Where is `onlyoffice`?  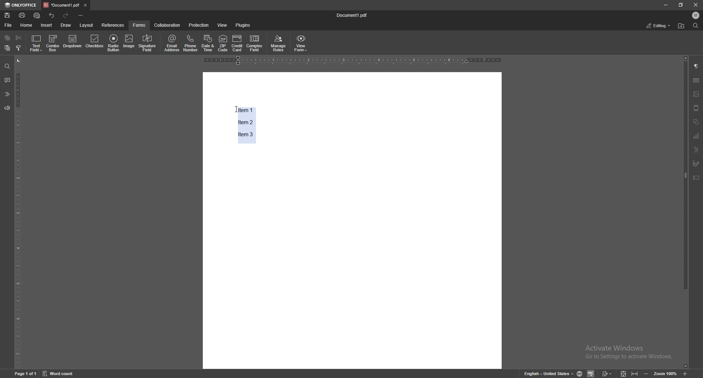
onlyoffice is located at coordinates (22, 5).